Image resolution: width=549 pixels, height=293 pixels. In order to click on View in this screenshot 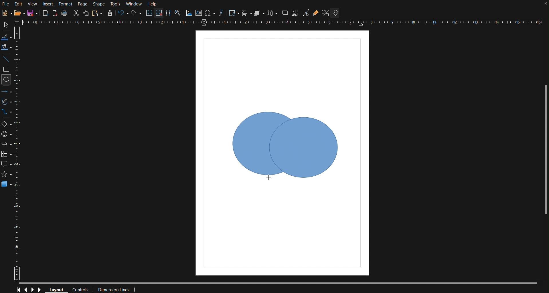, I will do `click(32, 4)`.